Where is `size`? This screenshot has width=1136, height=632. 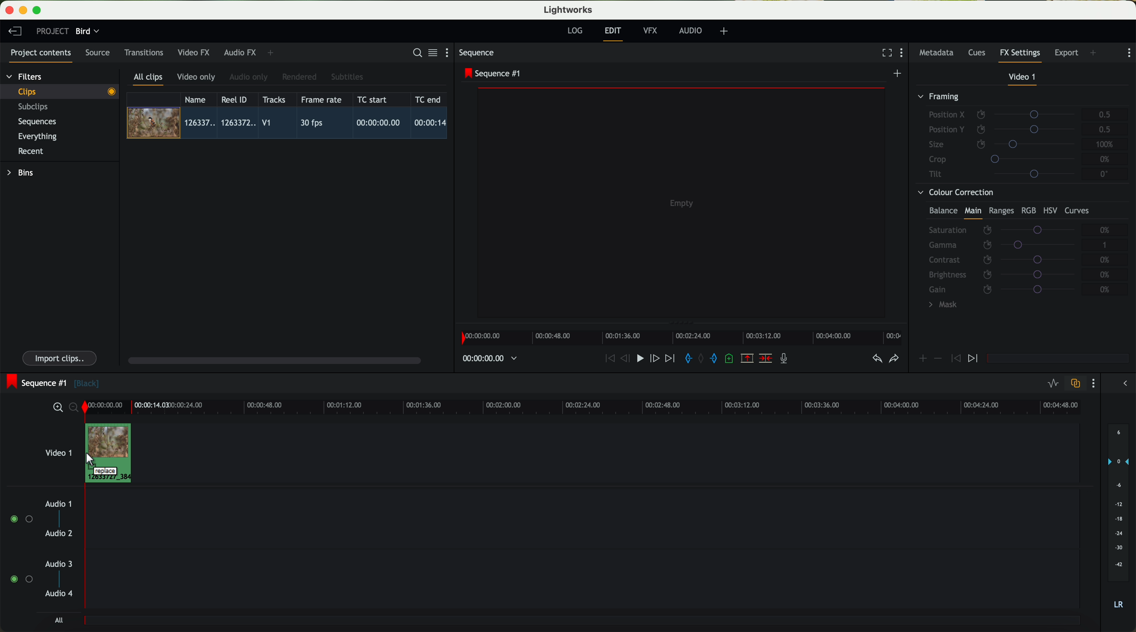
size is located at coordinates (1004, 144).